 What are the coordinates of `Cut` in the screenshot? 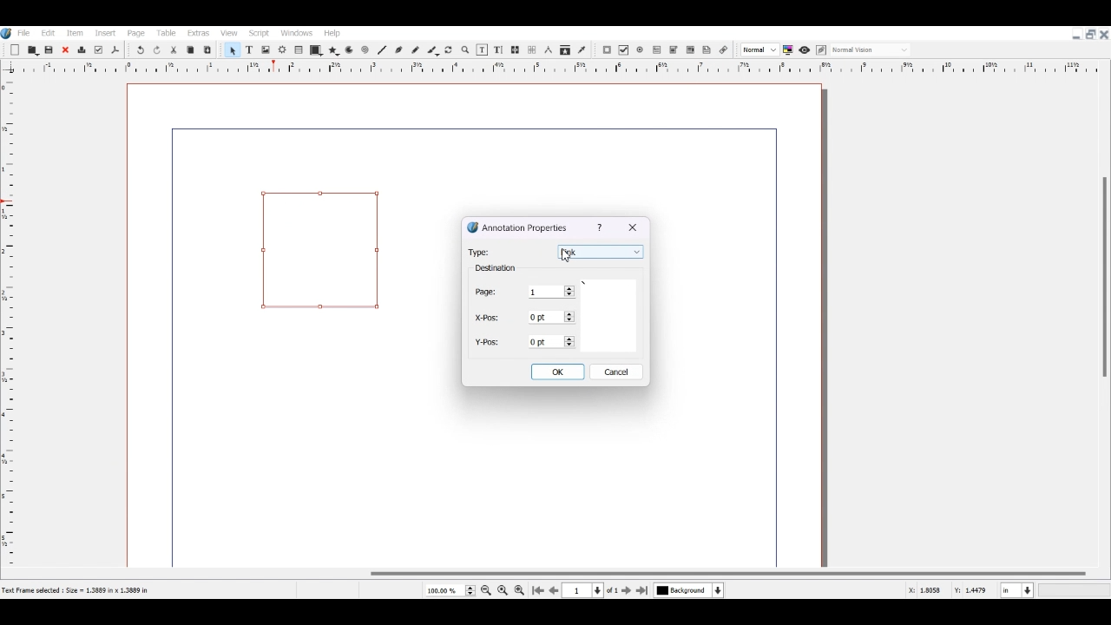 It's located at (174, 49).